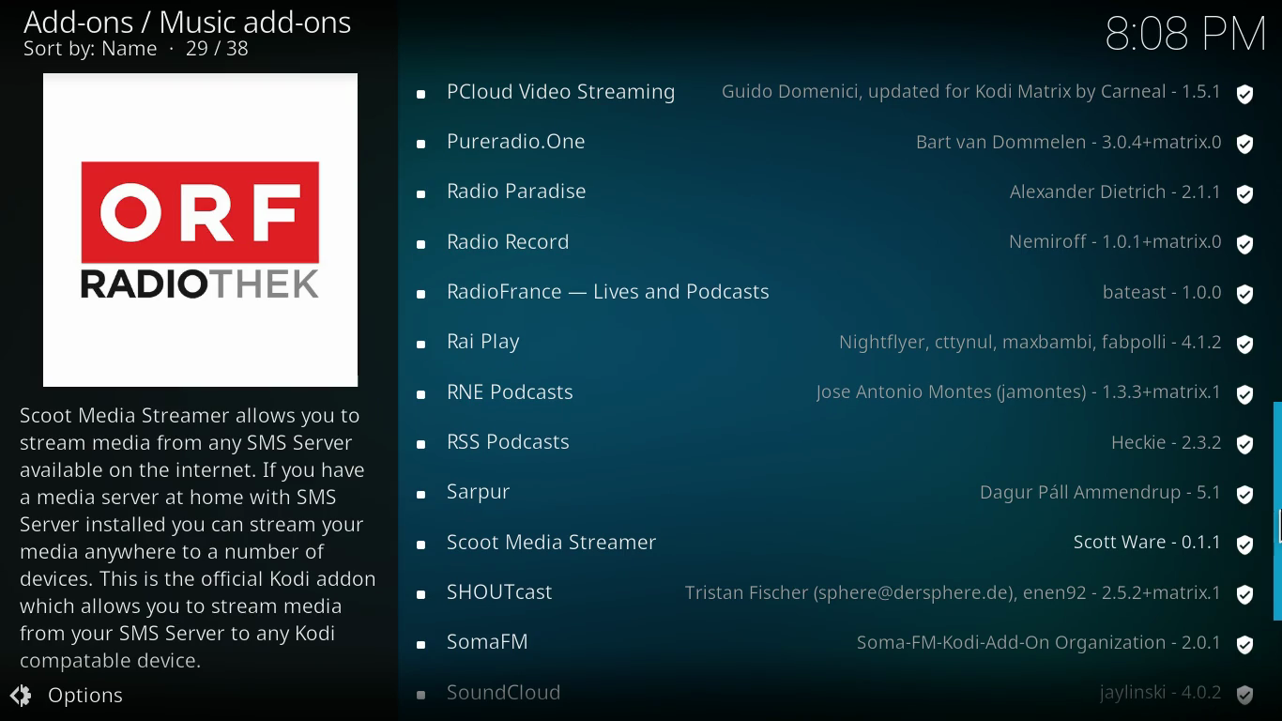  What do you see at coordinates (1114, 493) in the screenshot?
I see `provider` at bounding box center [1114, 493].